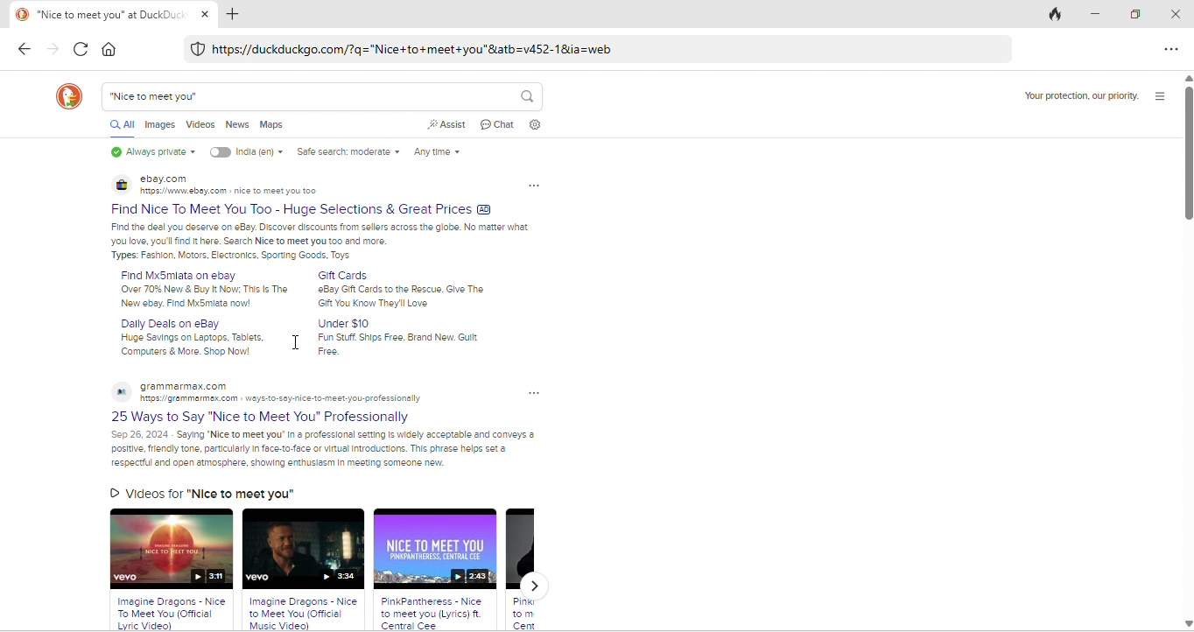 The height and width of the screenshot is (632, 1194). What do you see at coordinates (81, 48) in the screenshot?
I see `refresh` at bounding box center [81, 48].